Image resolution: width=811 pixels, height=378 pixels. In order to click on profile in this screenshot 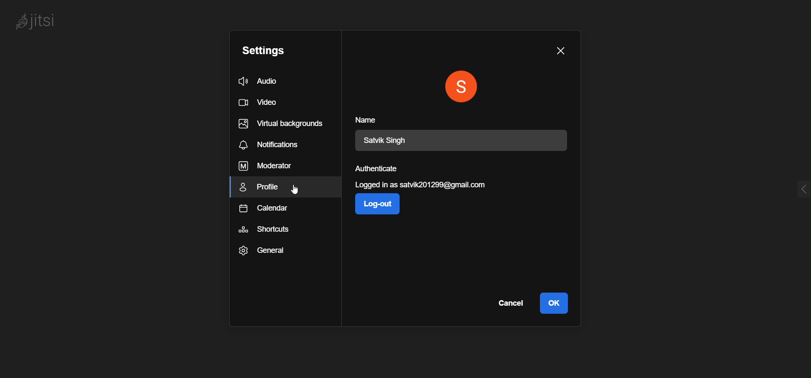, I will do `click(263, 188)`.